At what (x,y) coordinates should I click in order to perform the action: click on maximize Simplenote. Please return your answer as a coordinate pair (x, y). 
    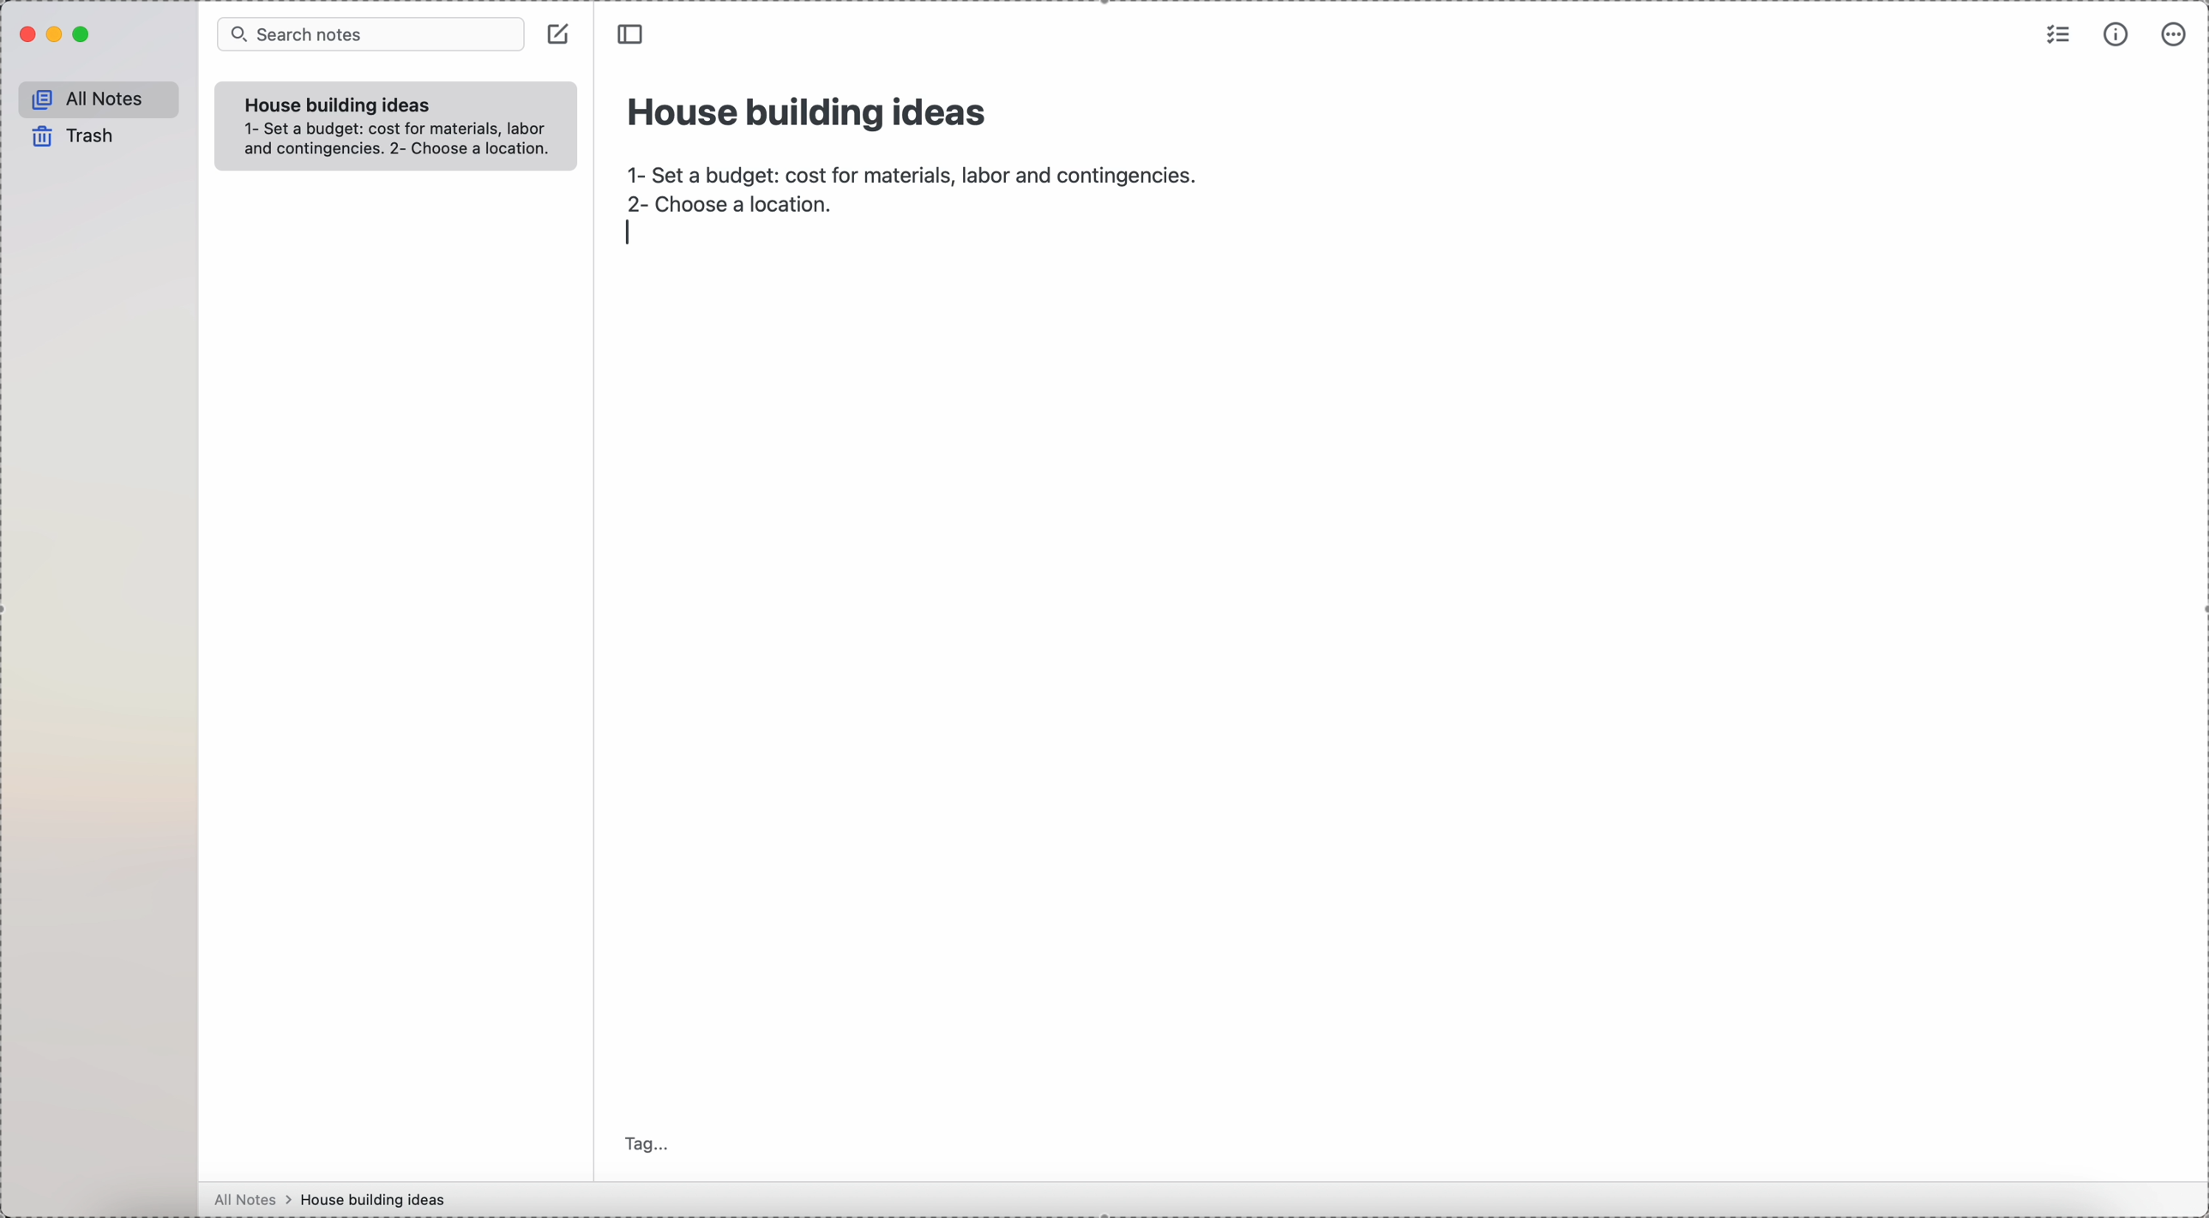
    Looking at the image, I should click on (87, 35).